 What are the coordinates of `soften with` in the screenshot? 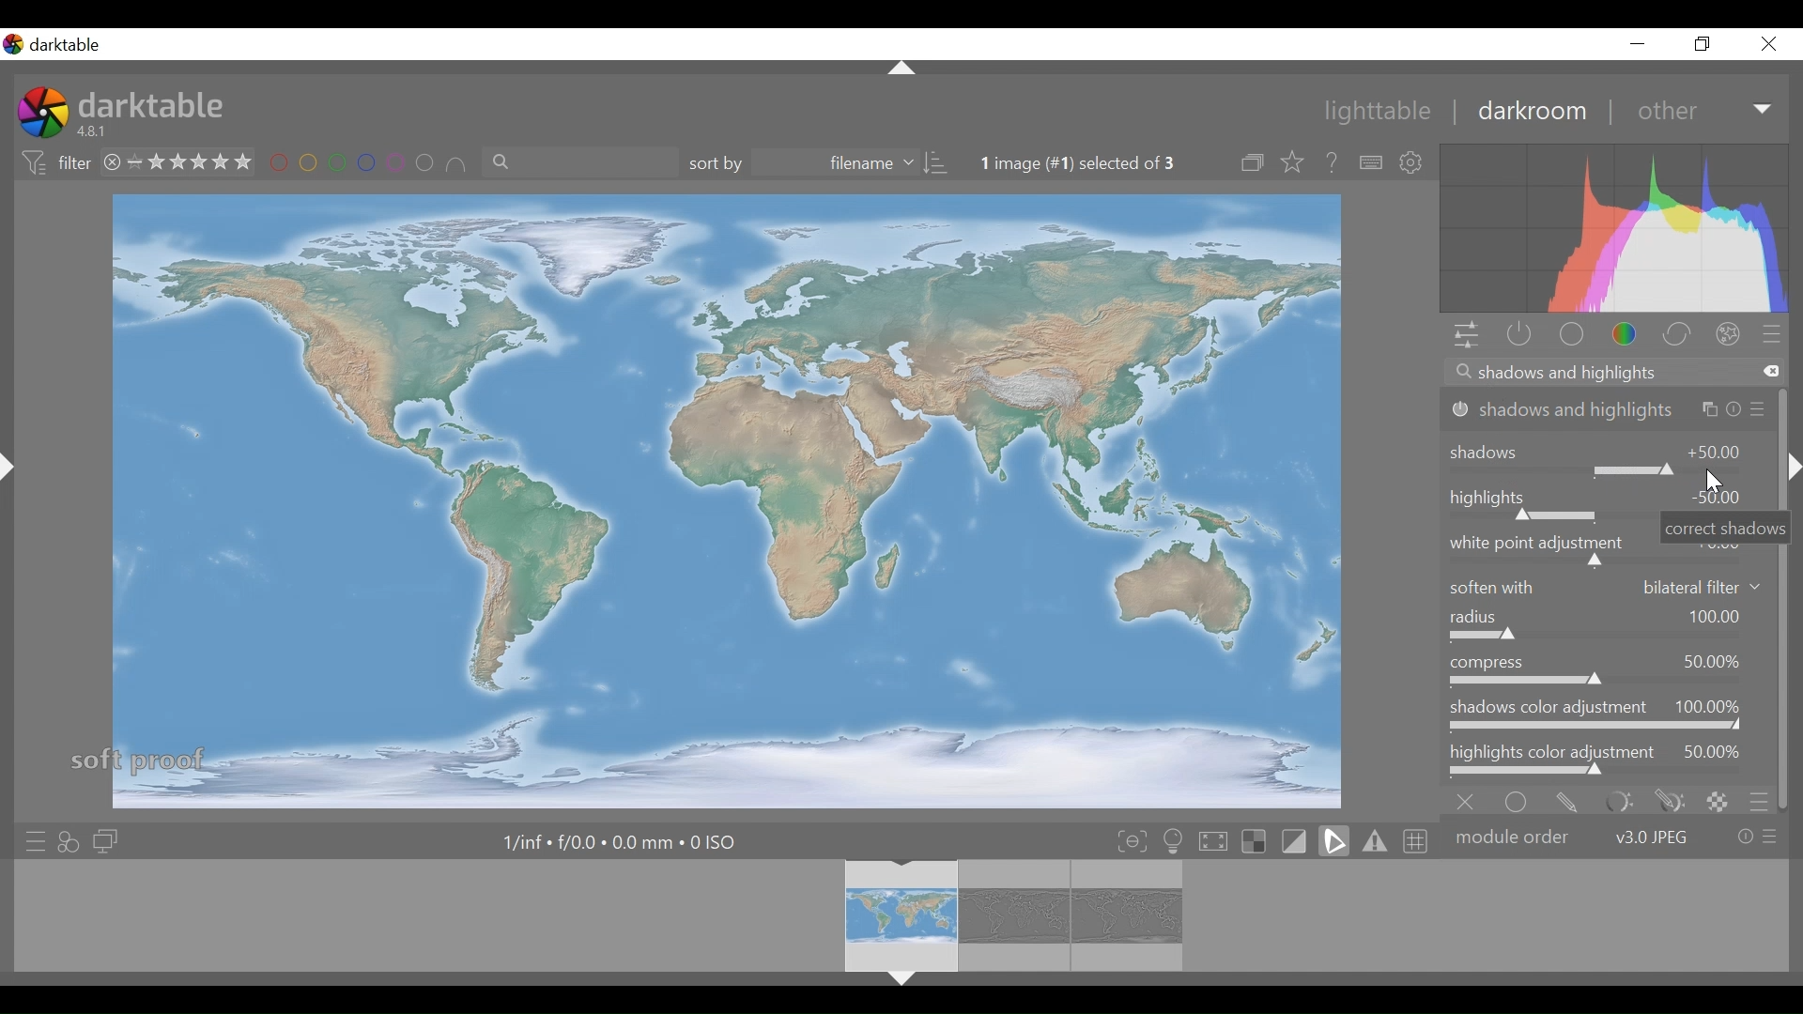 It's located at (1609, 587).